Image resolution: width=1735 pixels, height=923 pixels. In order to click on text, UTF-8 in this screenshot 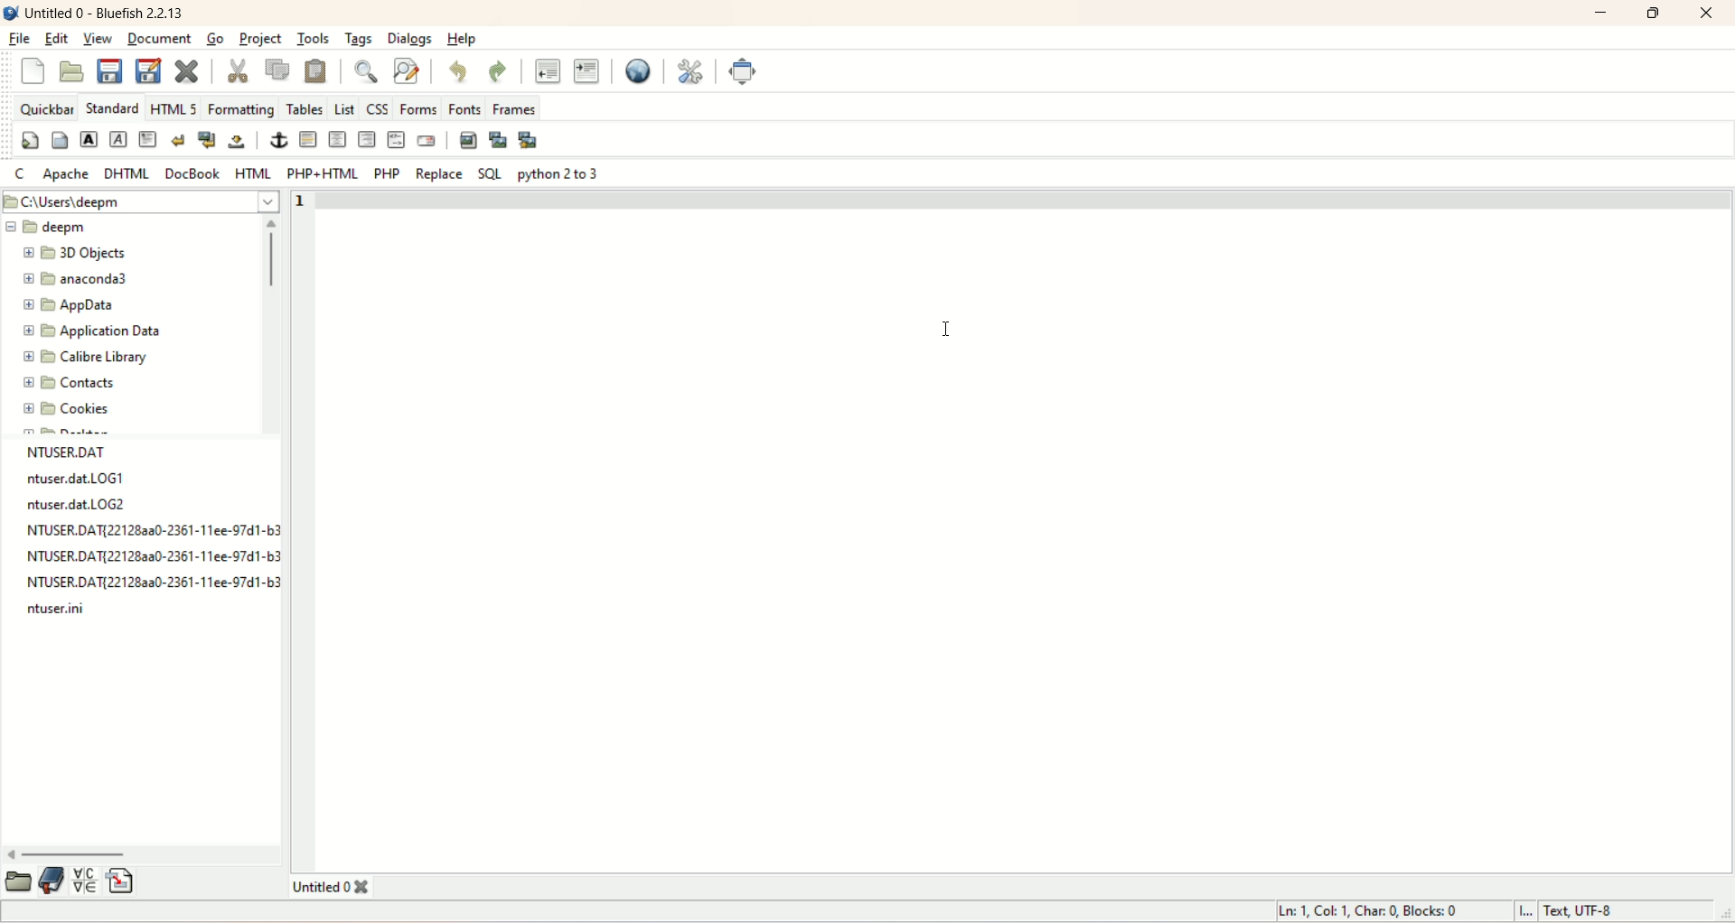, I will do `click(1590, 911)`.